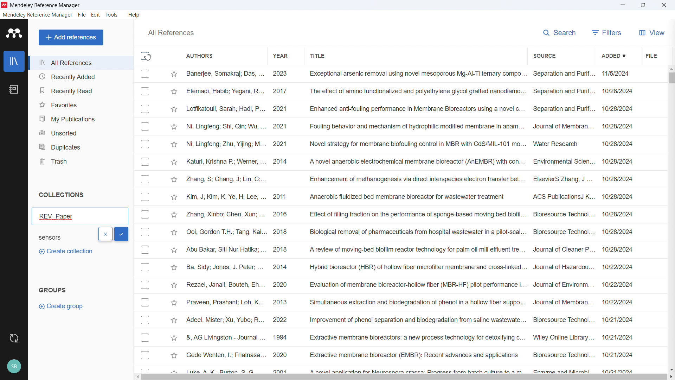 Image resolution: width=675 pixels, height=380 pixels. I want to click on Favourites , so click(81, 104).